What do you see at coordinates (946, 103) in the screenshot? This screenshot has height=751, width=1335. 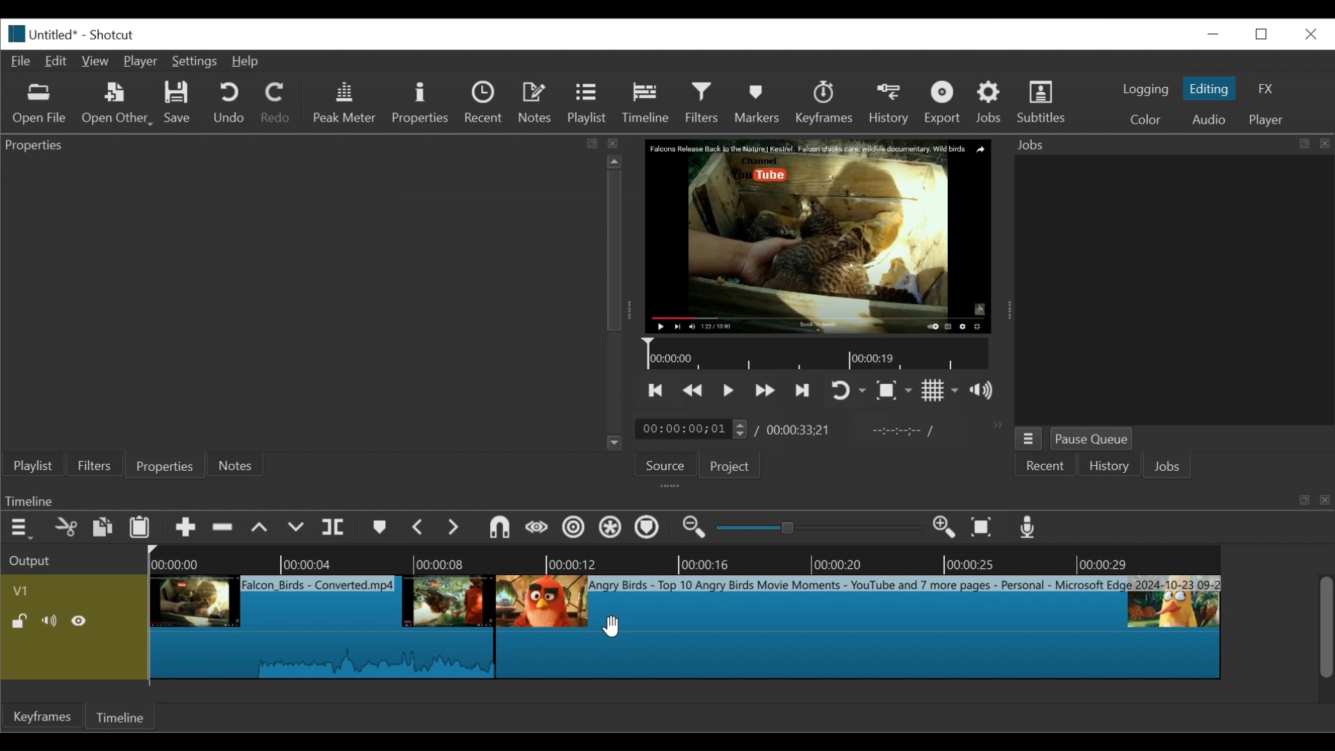 I see `Export` at bounding box center [946, 103].